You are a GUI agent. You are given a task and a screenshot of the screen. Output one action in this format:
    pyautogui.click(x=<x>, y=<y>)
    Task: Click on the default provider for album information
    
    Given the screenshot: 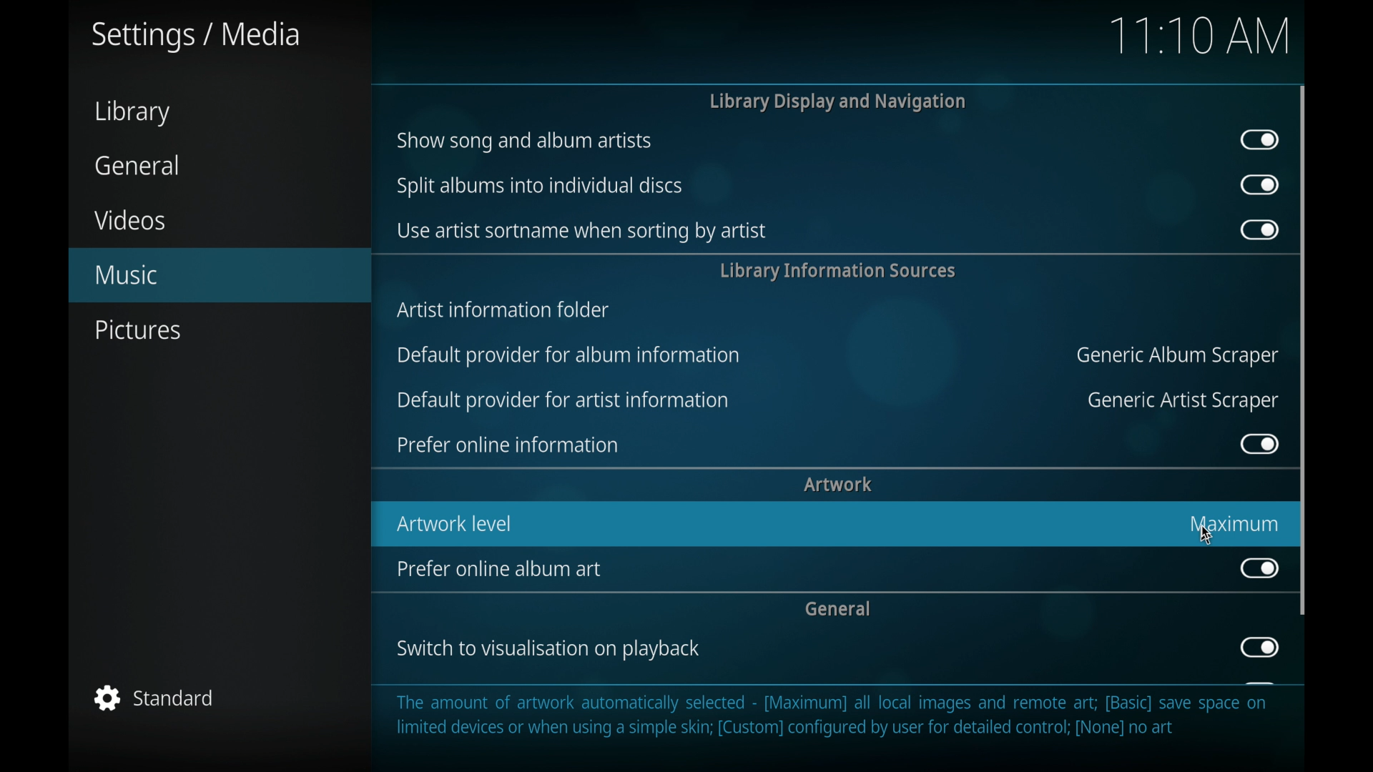 What is the action you would take?
    pyautogui.click(x=571, y=355)
    